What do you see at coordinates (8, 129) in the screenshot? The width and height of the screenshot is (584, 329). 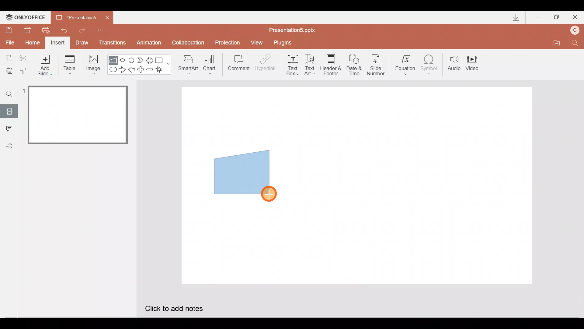 I see `Comments` at bounding box center [8, 129].